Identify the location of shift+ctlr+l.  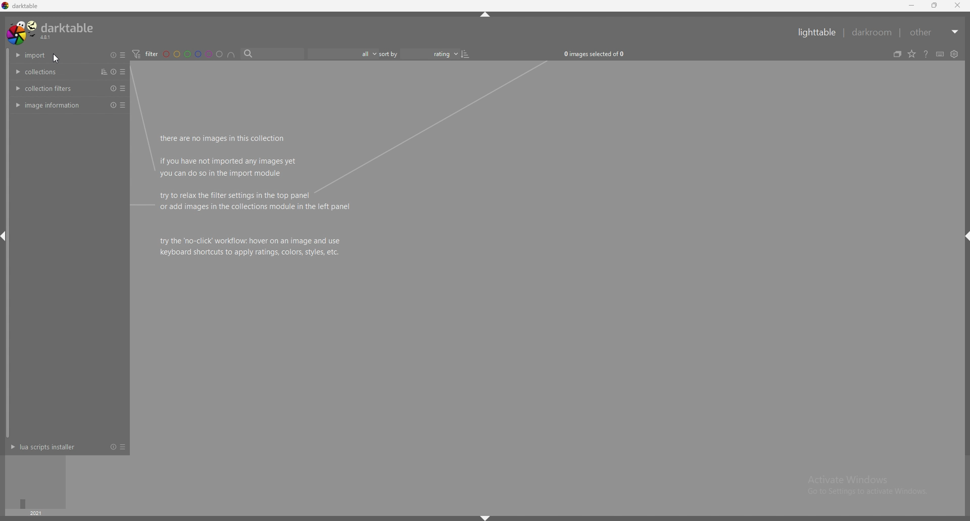
(6, 238).